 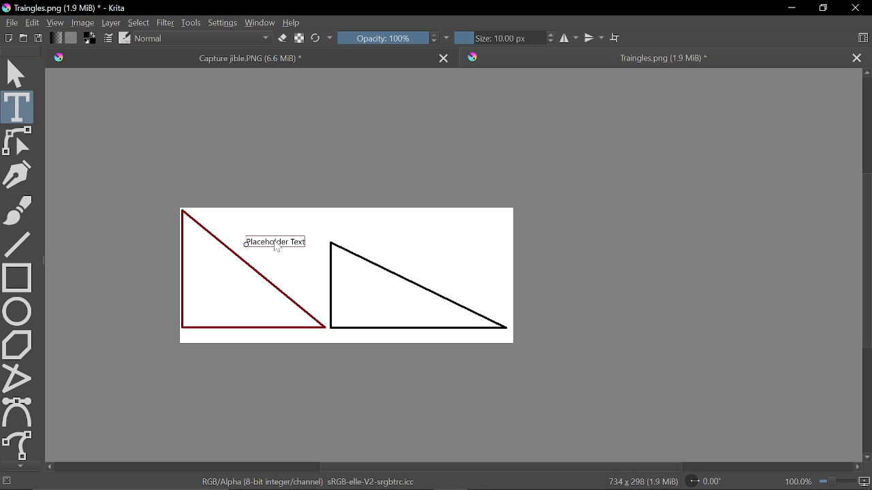 What do you see at coordinates (19, 444) in the screenshot?
I see `Freehand path tool` at bounding box center [19, 444].